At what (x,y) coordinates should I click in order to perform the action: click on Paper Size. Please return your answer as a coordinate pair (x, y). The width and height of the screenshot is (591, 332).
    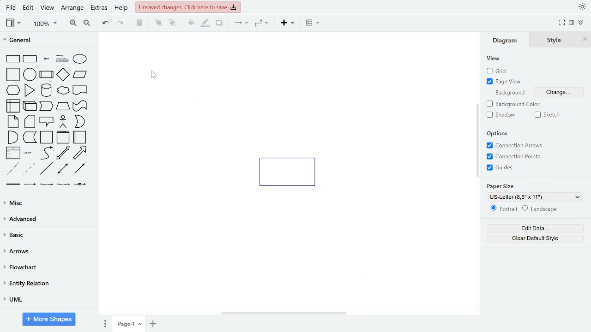
    Looking at the image, I should click on (503, 184).